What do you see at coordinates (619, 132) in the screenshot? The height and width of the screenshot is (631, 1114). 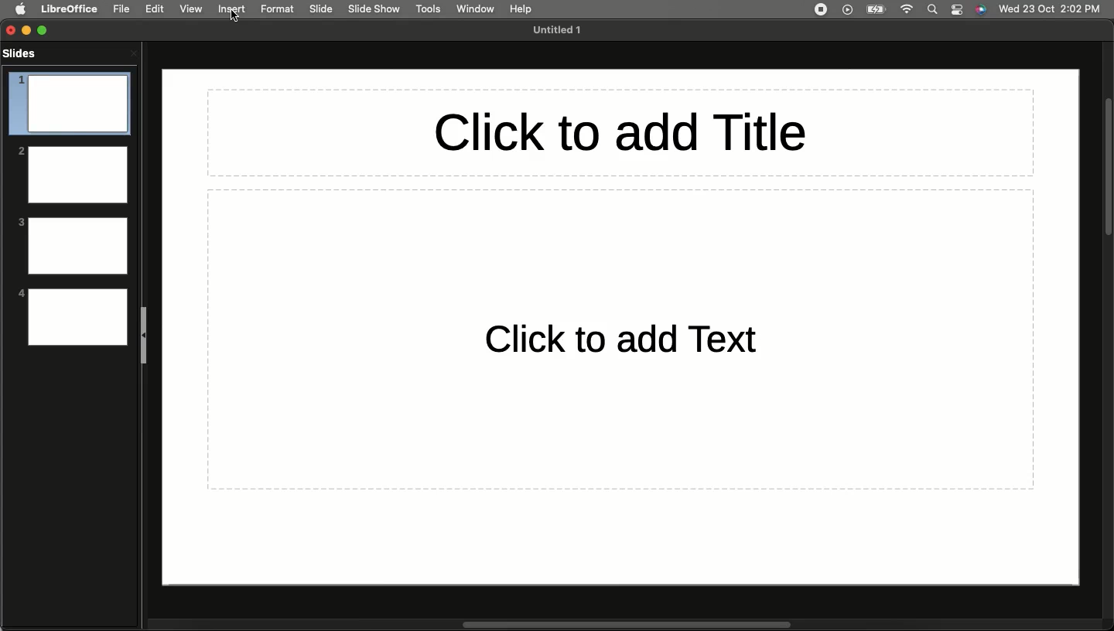 I see `Click to add title` at bounding box center [619, 132].